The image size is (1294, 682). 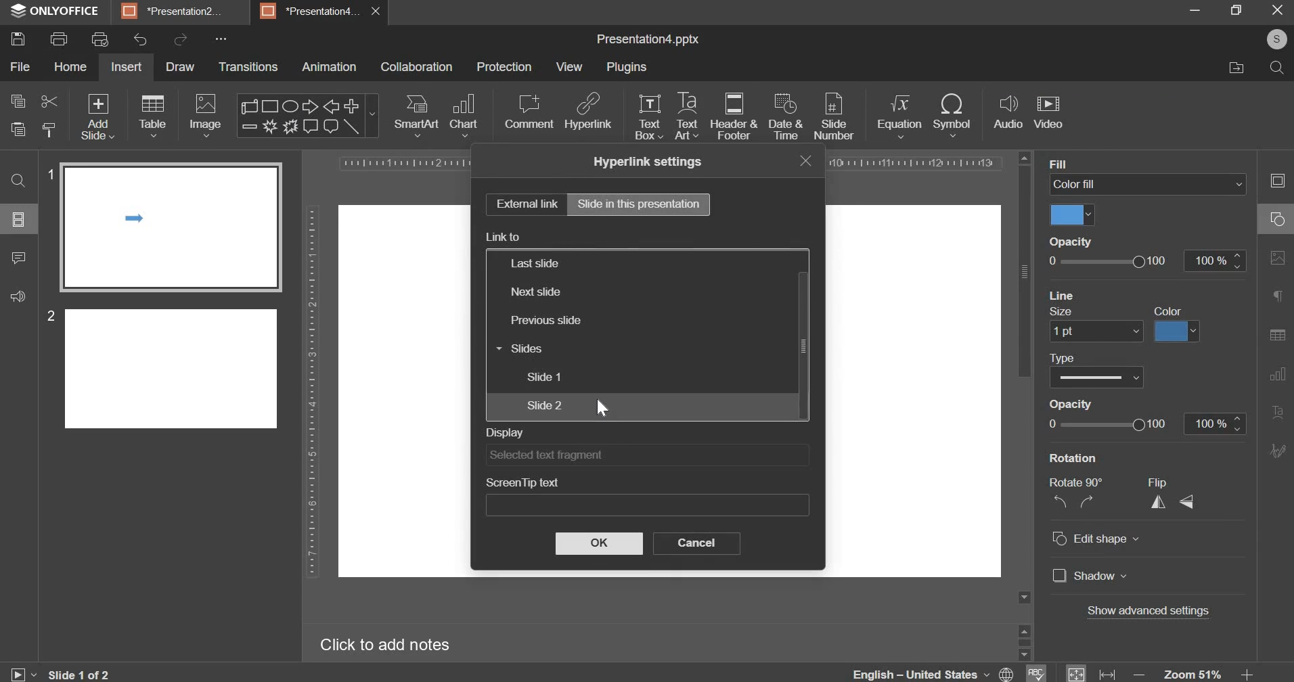 I want to click on slide 2, so click(x=162, y=366).